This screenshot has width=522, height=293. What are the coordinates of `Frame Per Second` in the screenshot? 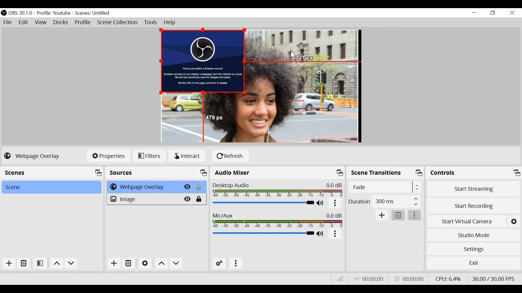 It's located at (493, 279).